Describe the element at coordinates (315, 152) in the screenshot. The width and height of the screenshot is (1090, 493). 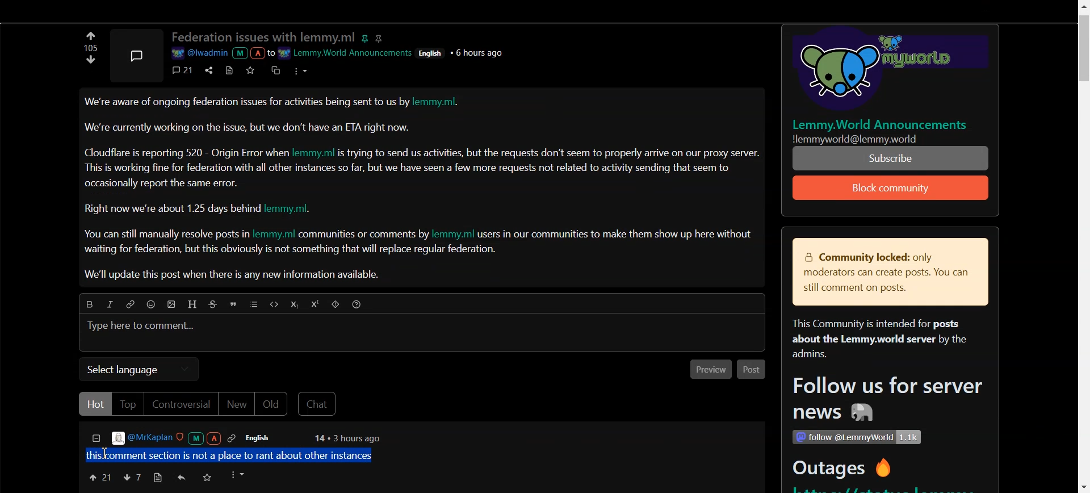
I see `lemmy.ml` at that location.